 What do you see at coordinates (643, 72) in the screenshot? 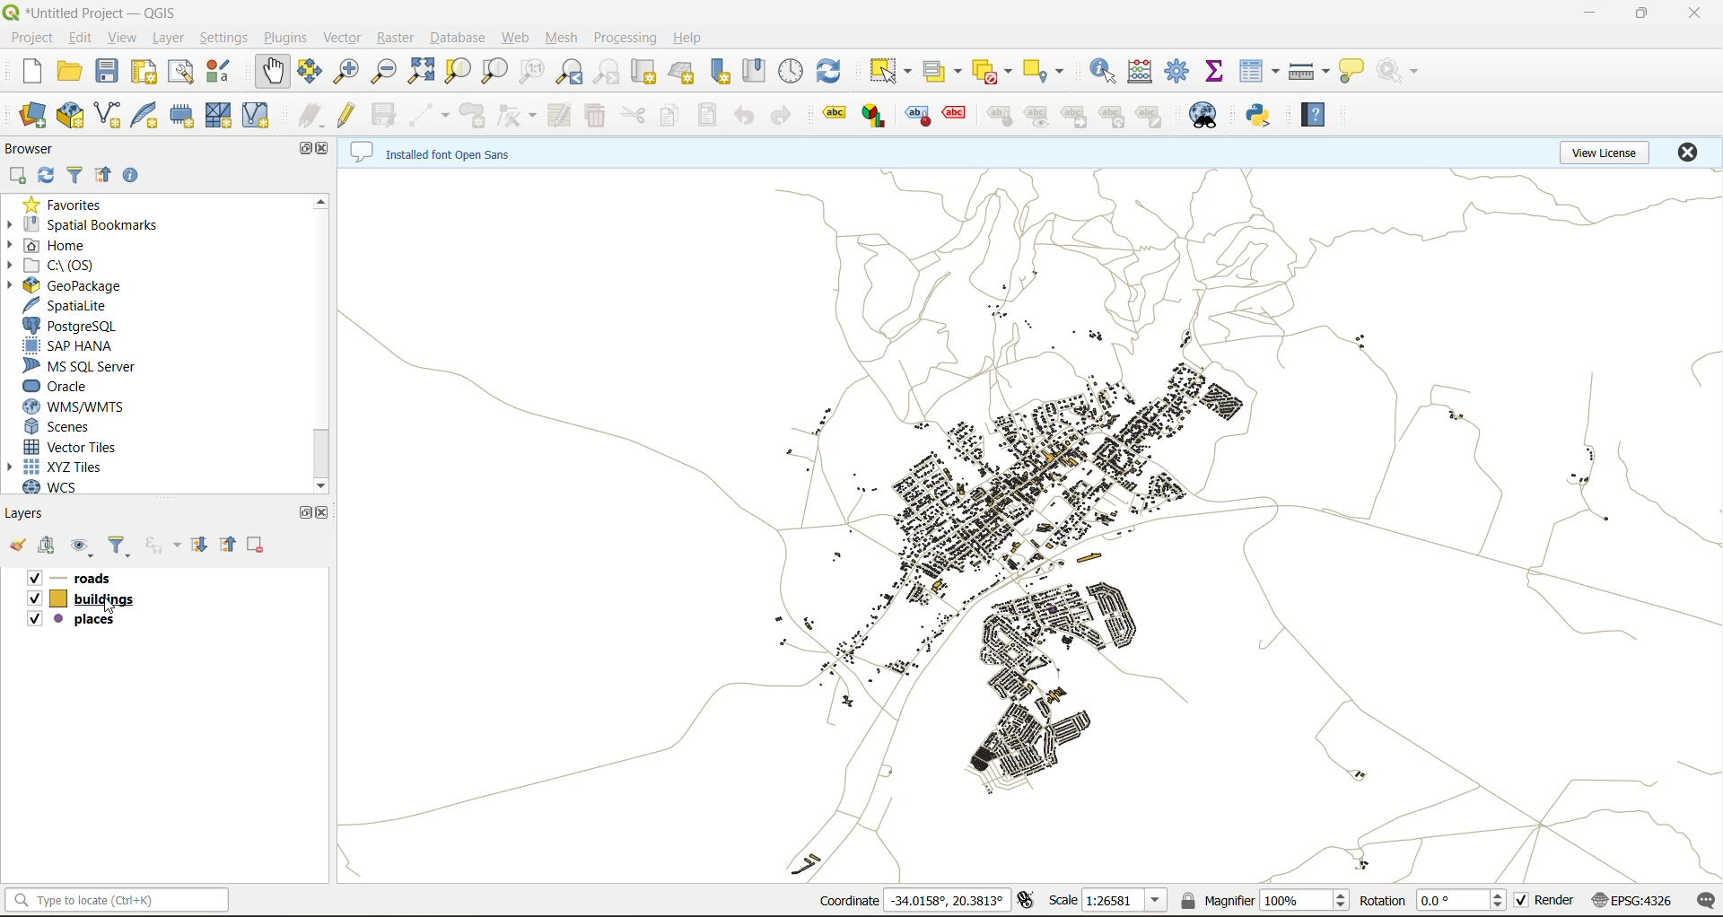
I see `new map view` at bounding box center [643, 72].